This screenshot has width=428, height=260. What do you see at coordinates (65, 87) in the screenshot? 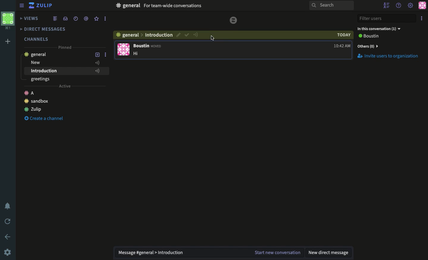
I see `Active` at bounding box center [65, 87].